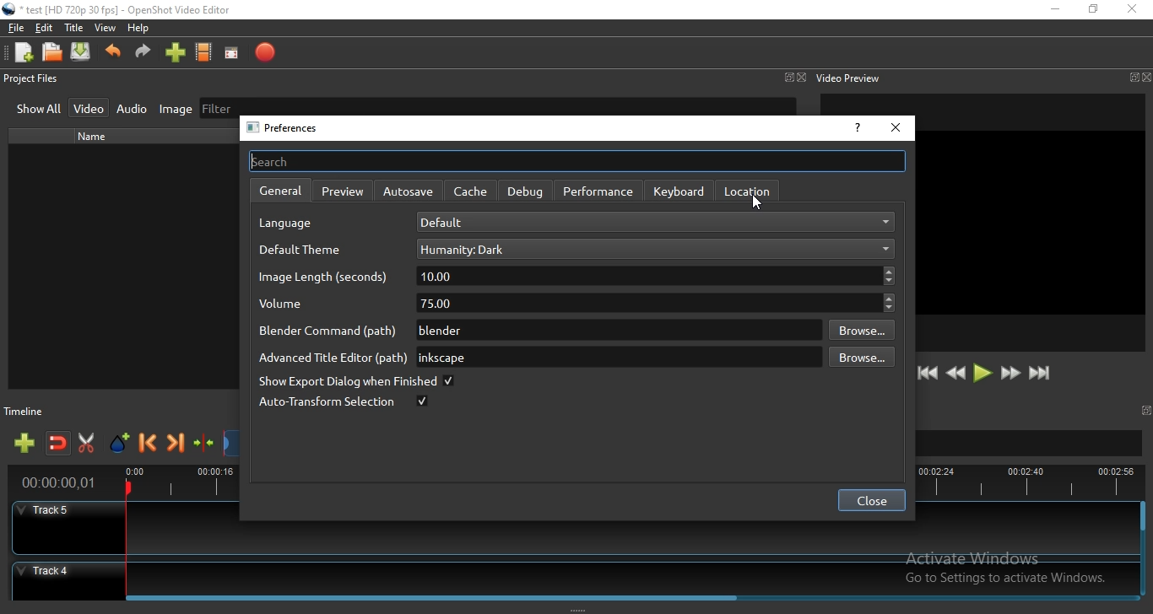  What do you see at coordinates (21, 52) in the screenshot?
I see `New project` at bounding box center [21, 52].